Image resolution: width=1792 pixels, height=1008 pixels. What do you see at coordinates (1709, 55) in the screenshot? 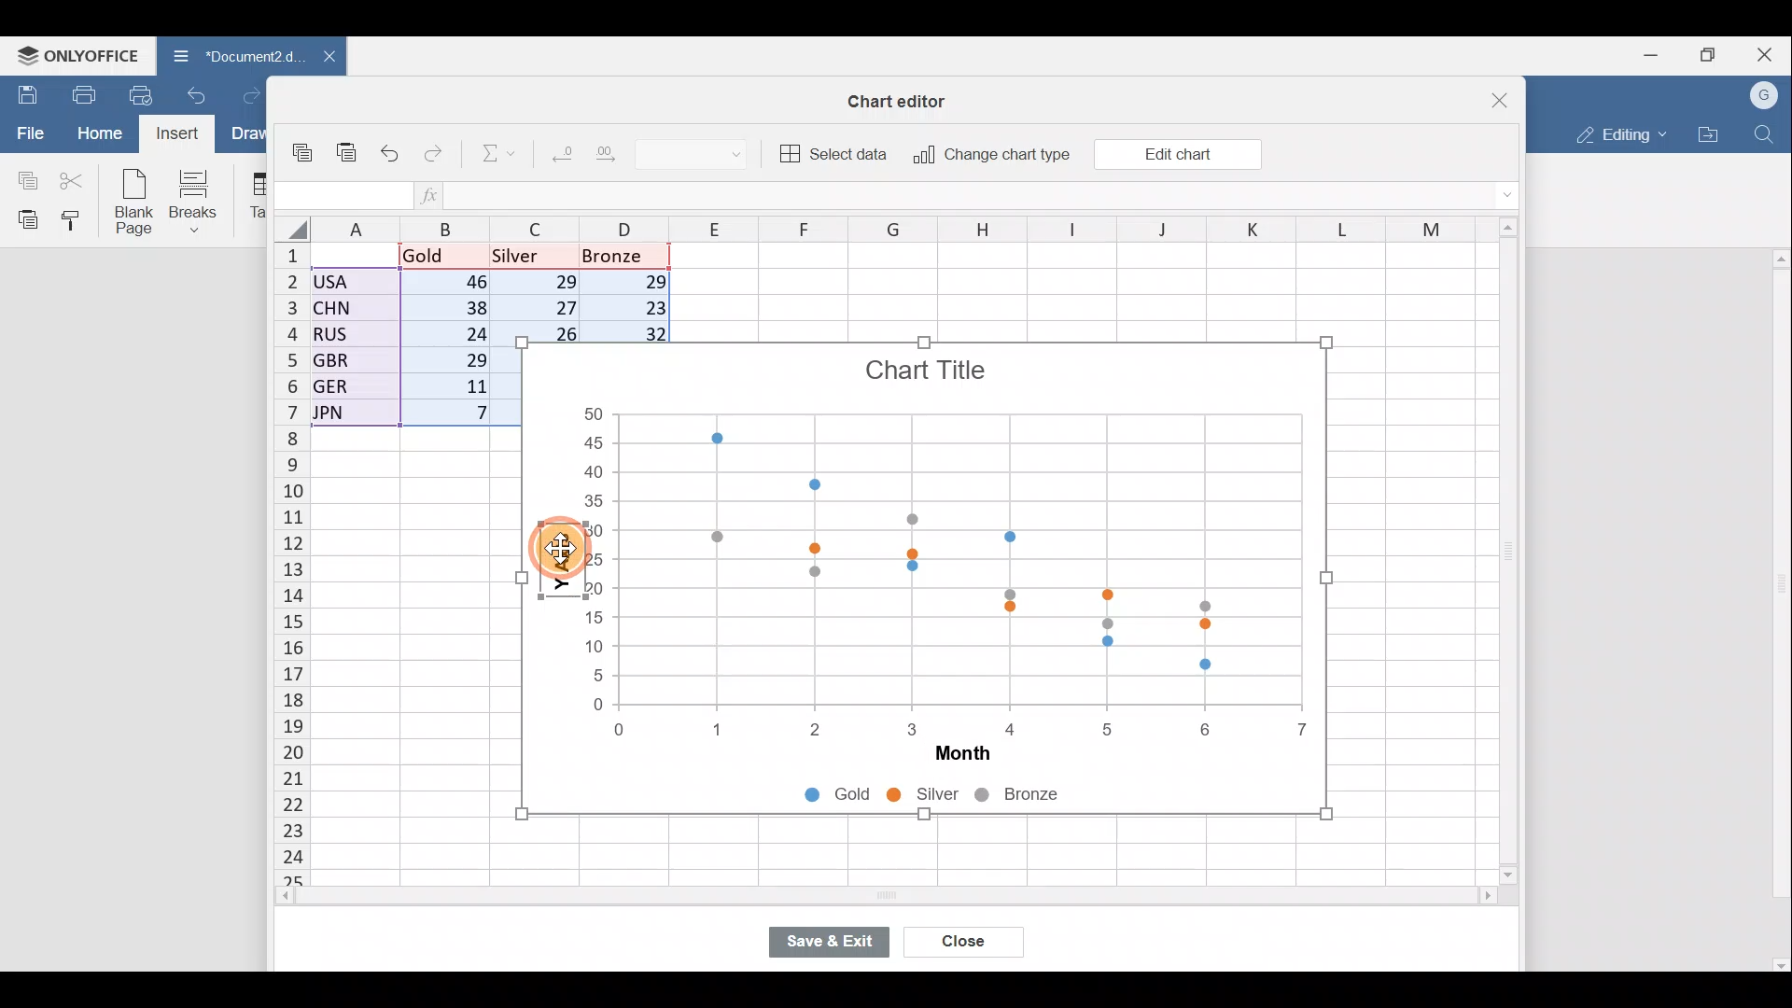
I see `Maximize` at bounding box center [1709, 55].